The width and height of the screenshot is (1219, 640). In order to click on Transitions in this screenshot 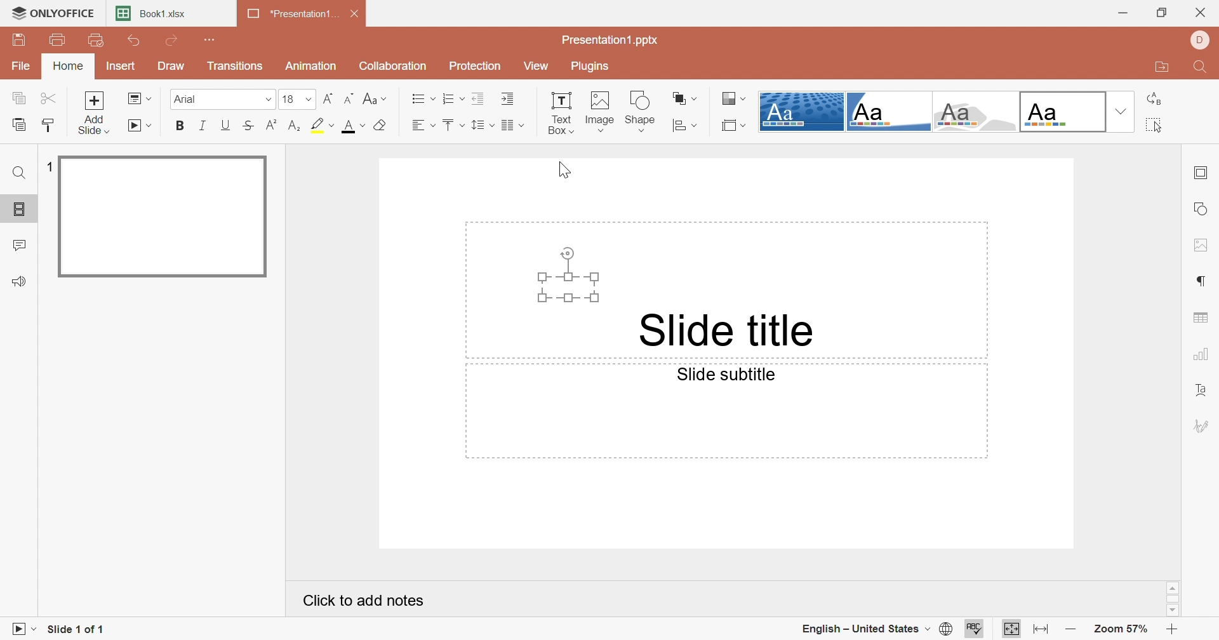, I will do `click(235, 66)`.